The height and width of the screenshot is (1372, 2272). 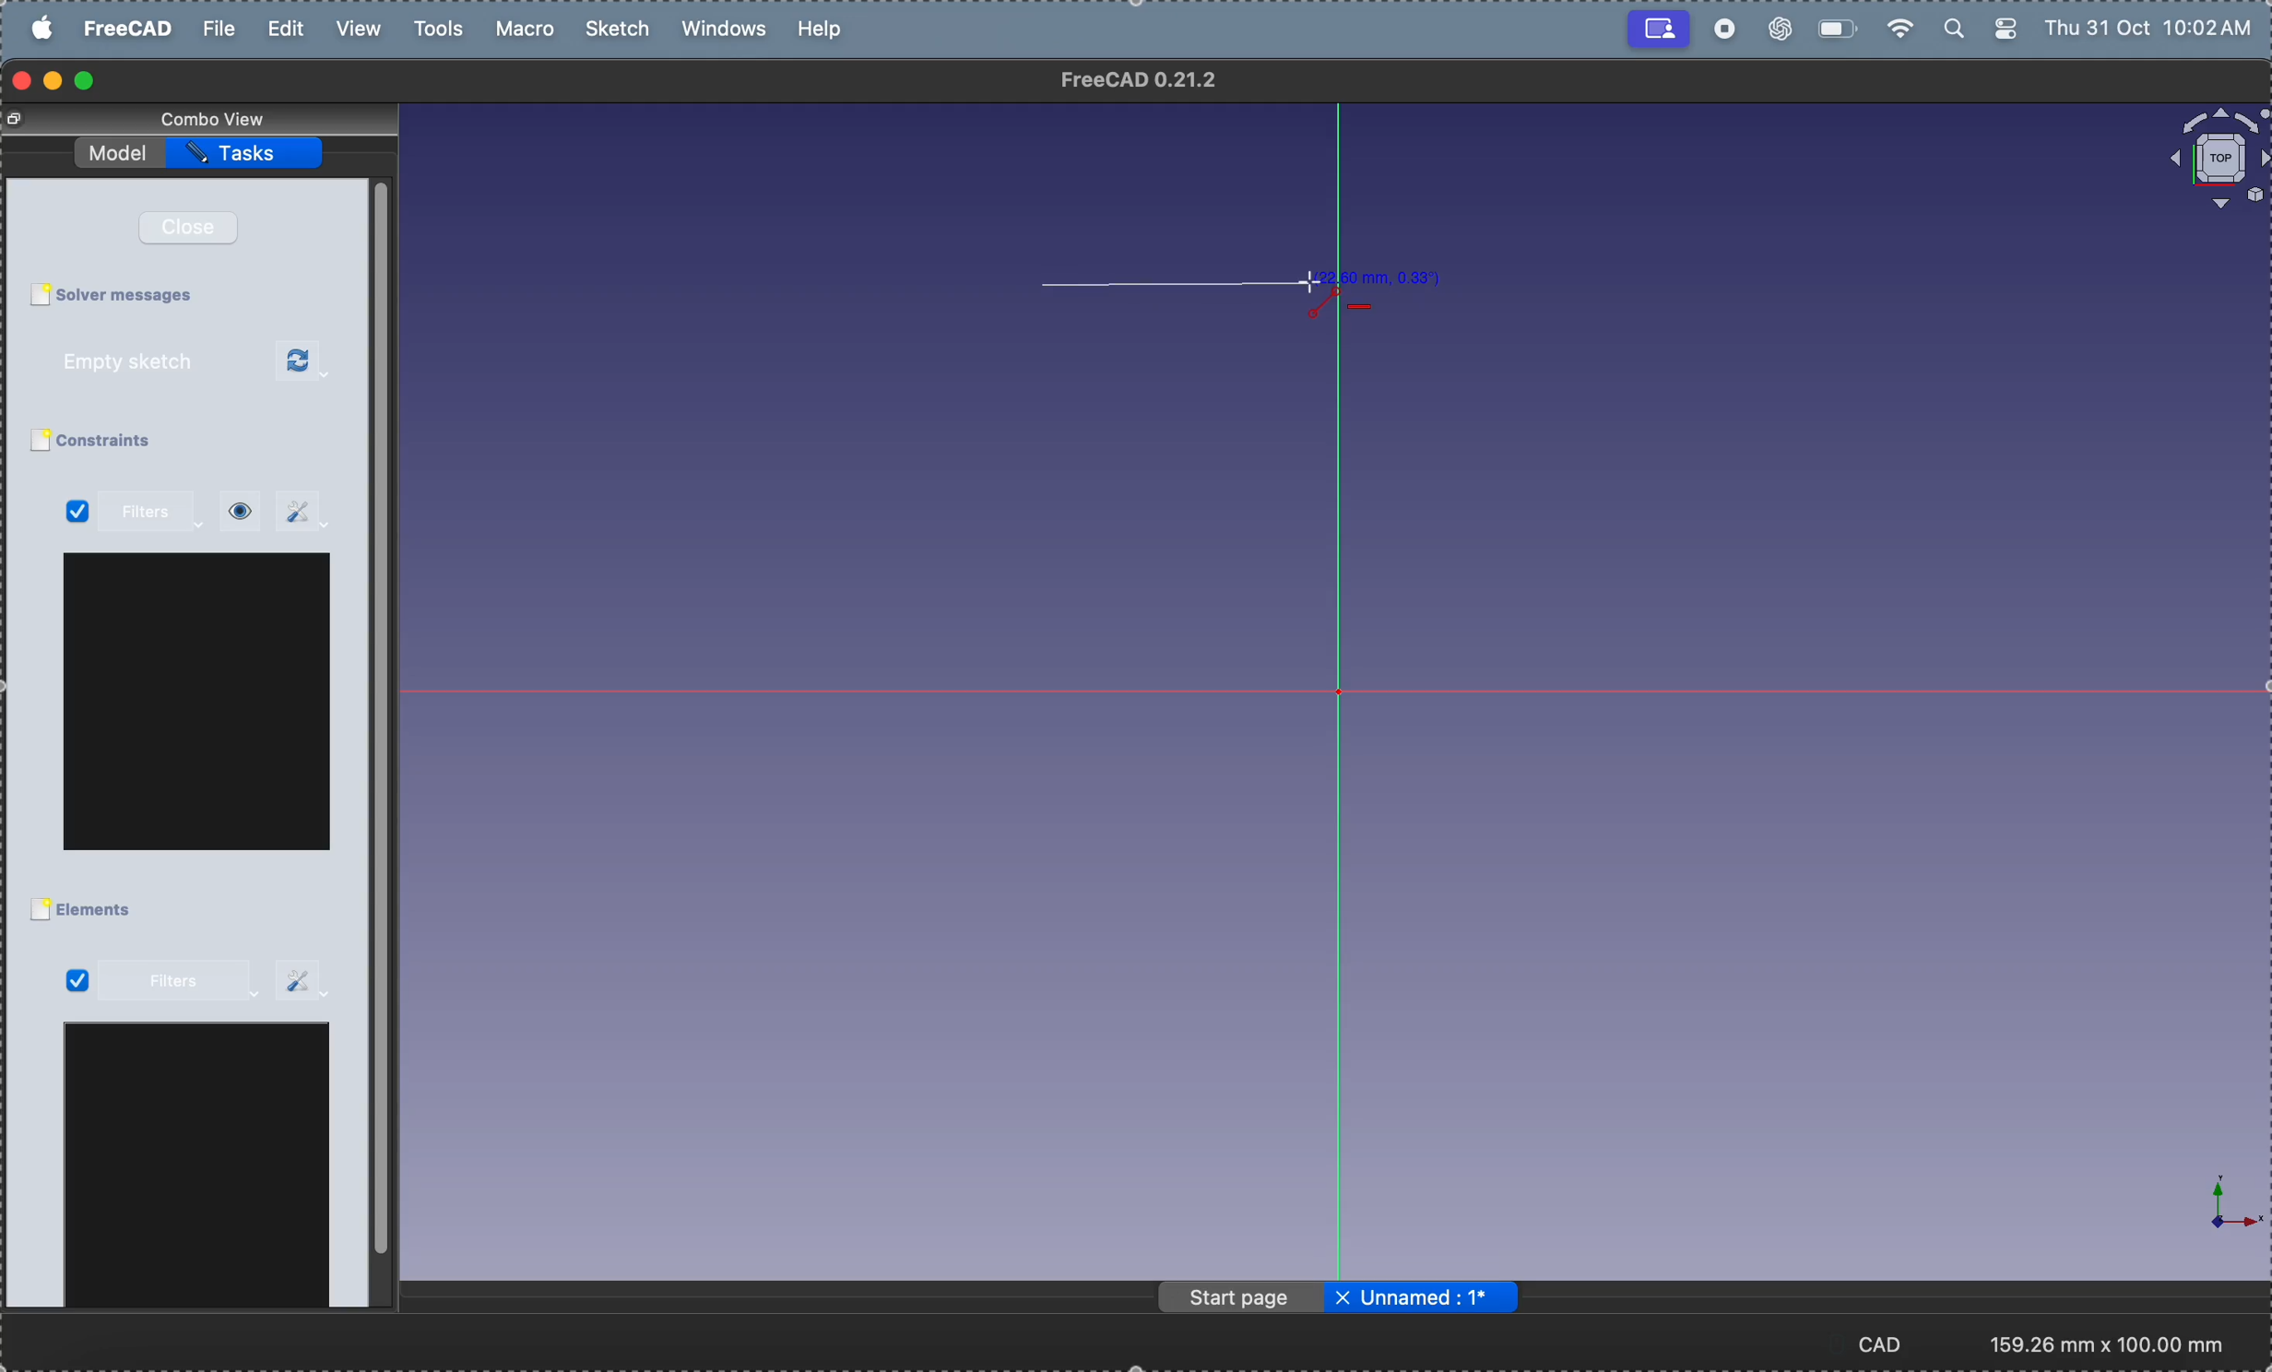 I want to click on minimize, so click(x=56, y=81).